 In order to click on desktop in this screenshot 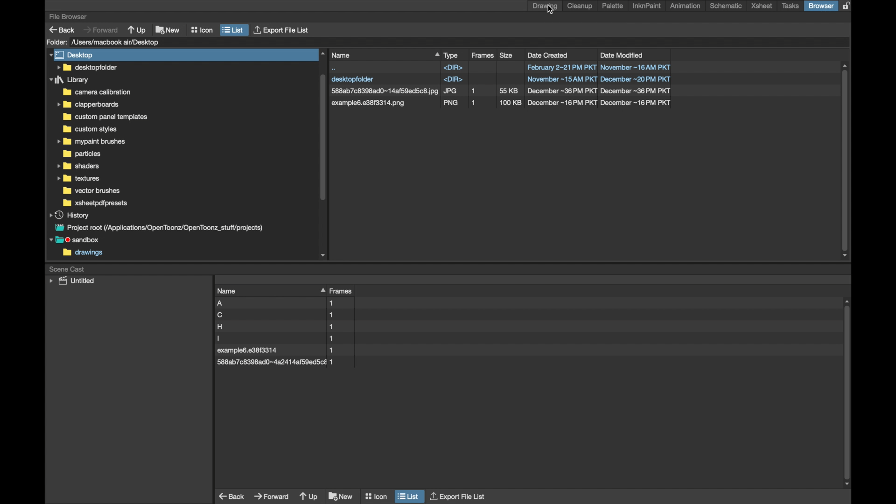, I will do `click(73, 55)`.